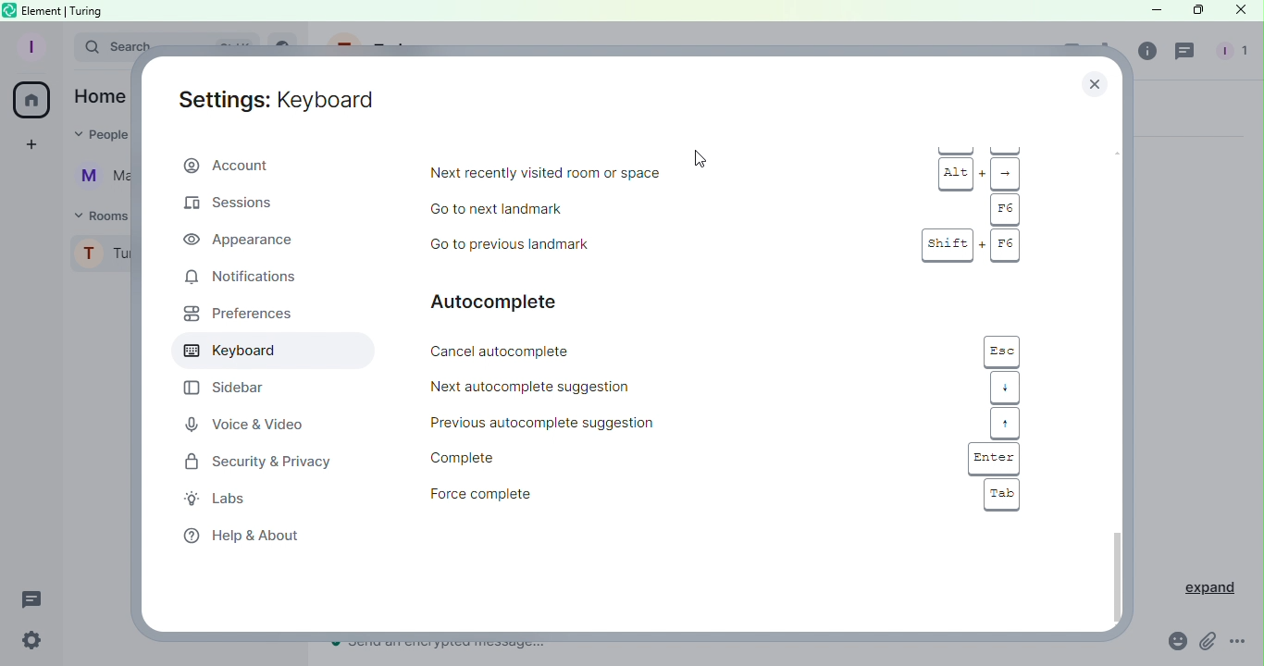 Image resolution: width=1264 pixels, height=666 pixels. Describe the element at coordinates (35, 601) in the screenshot. I see `Threads` at that location.